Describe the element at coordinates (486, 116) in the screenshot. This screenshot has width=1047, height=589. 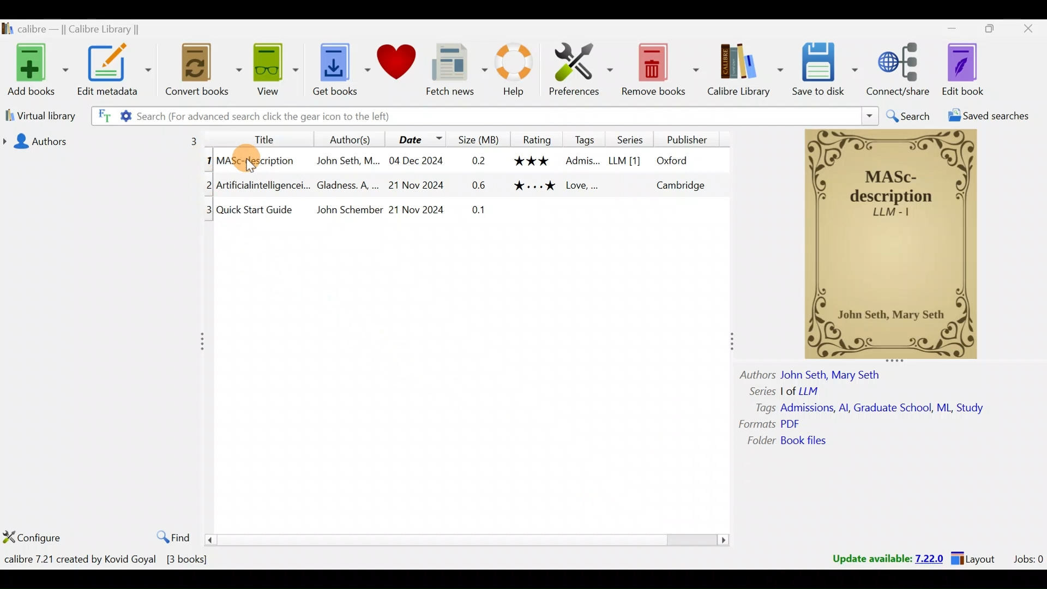
I see `Search bar` at that location.